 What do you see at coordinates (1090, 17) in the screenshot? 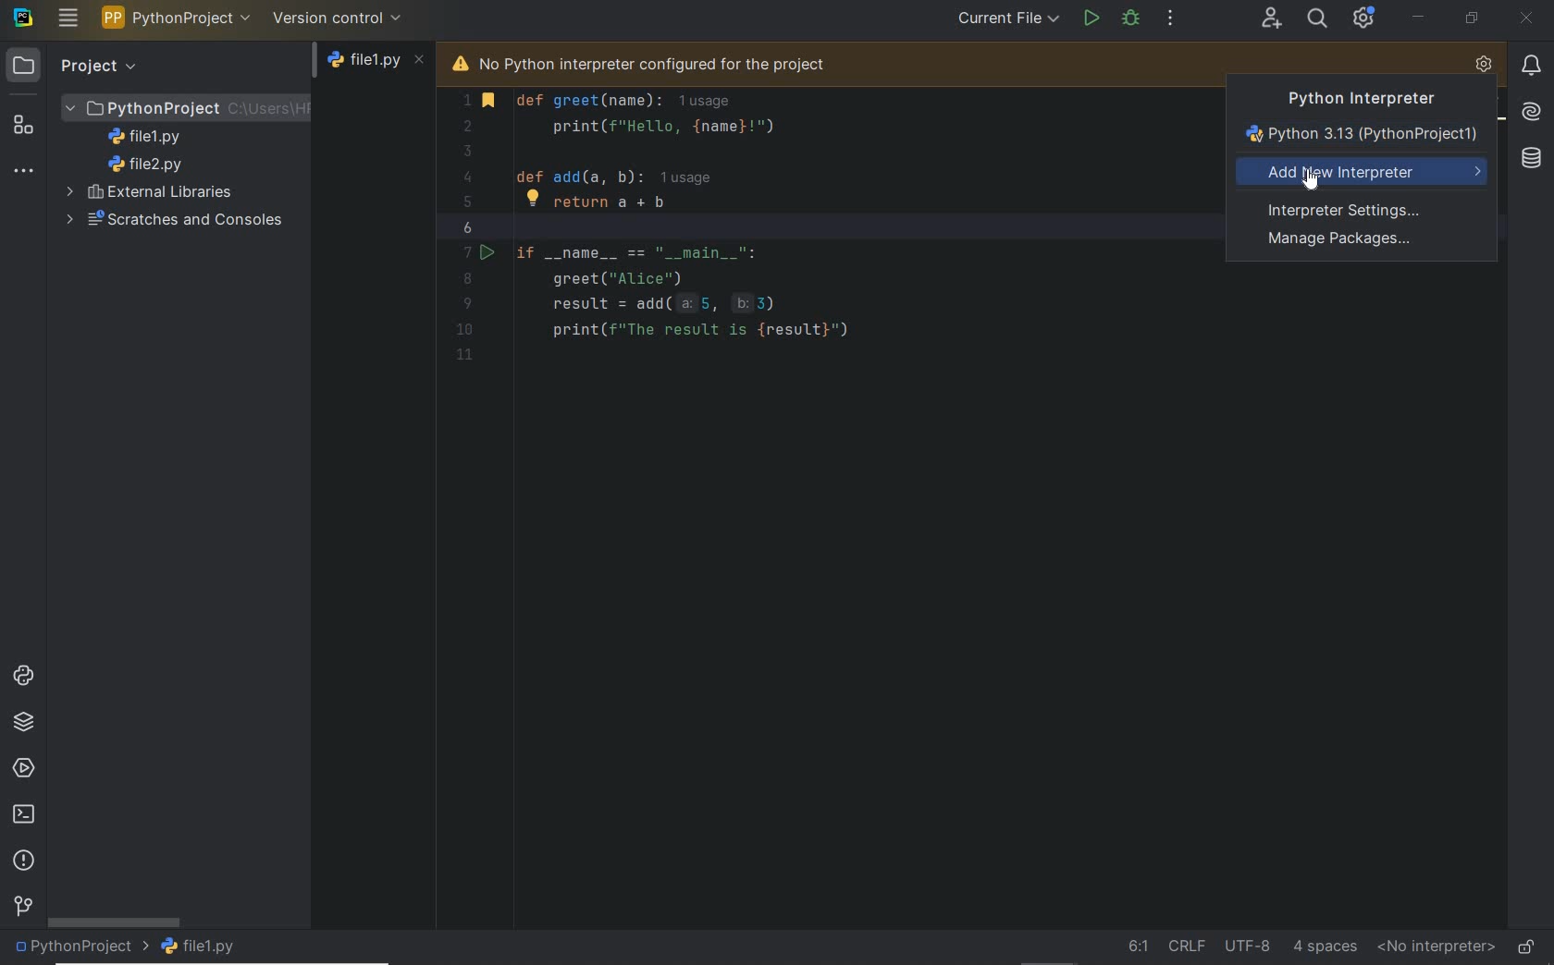
I see `run` at bounding box center [1090, 17].